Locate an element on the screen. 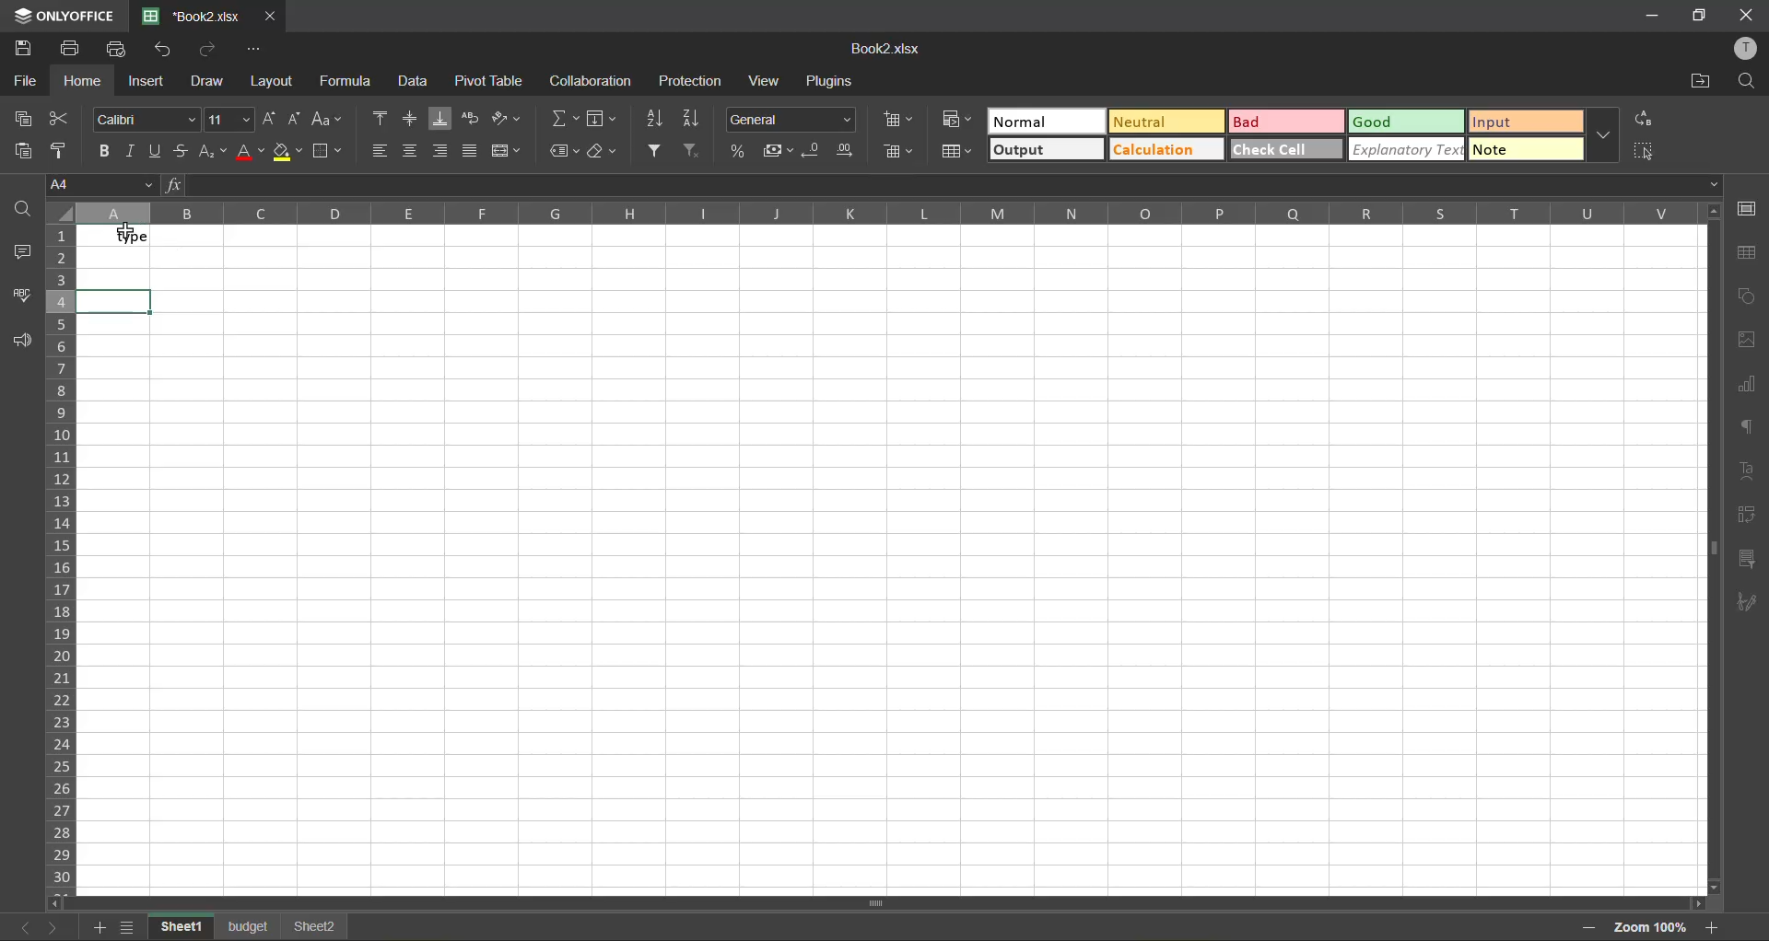 This screenshot has height=941, width=1769. font size is located at coordinates (230, 120).